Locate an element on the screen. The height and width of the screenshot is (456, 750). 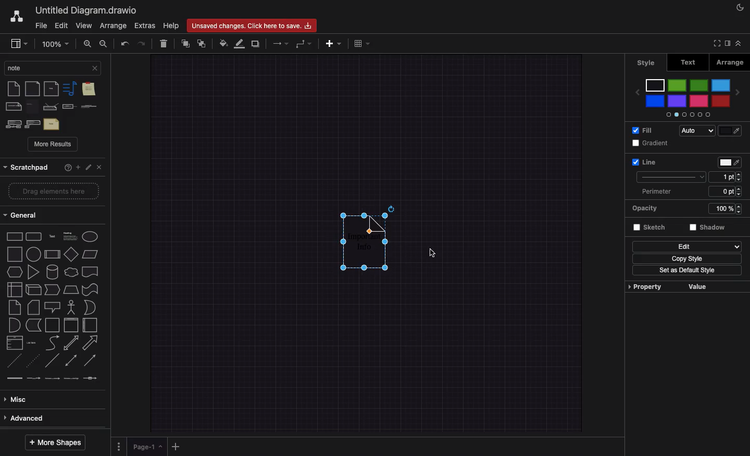
cylinder is located at coordinates (53, 272).